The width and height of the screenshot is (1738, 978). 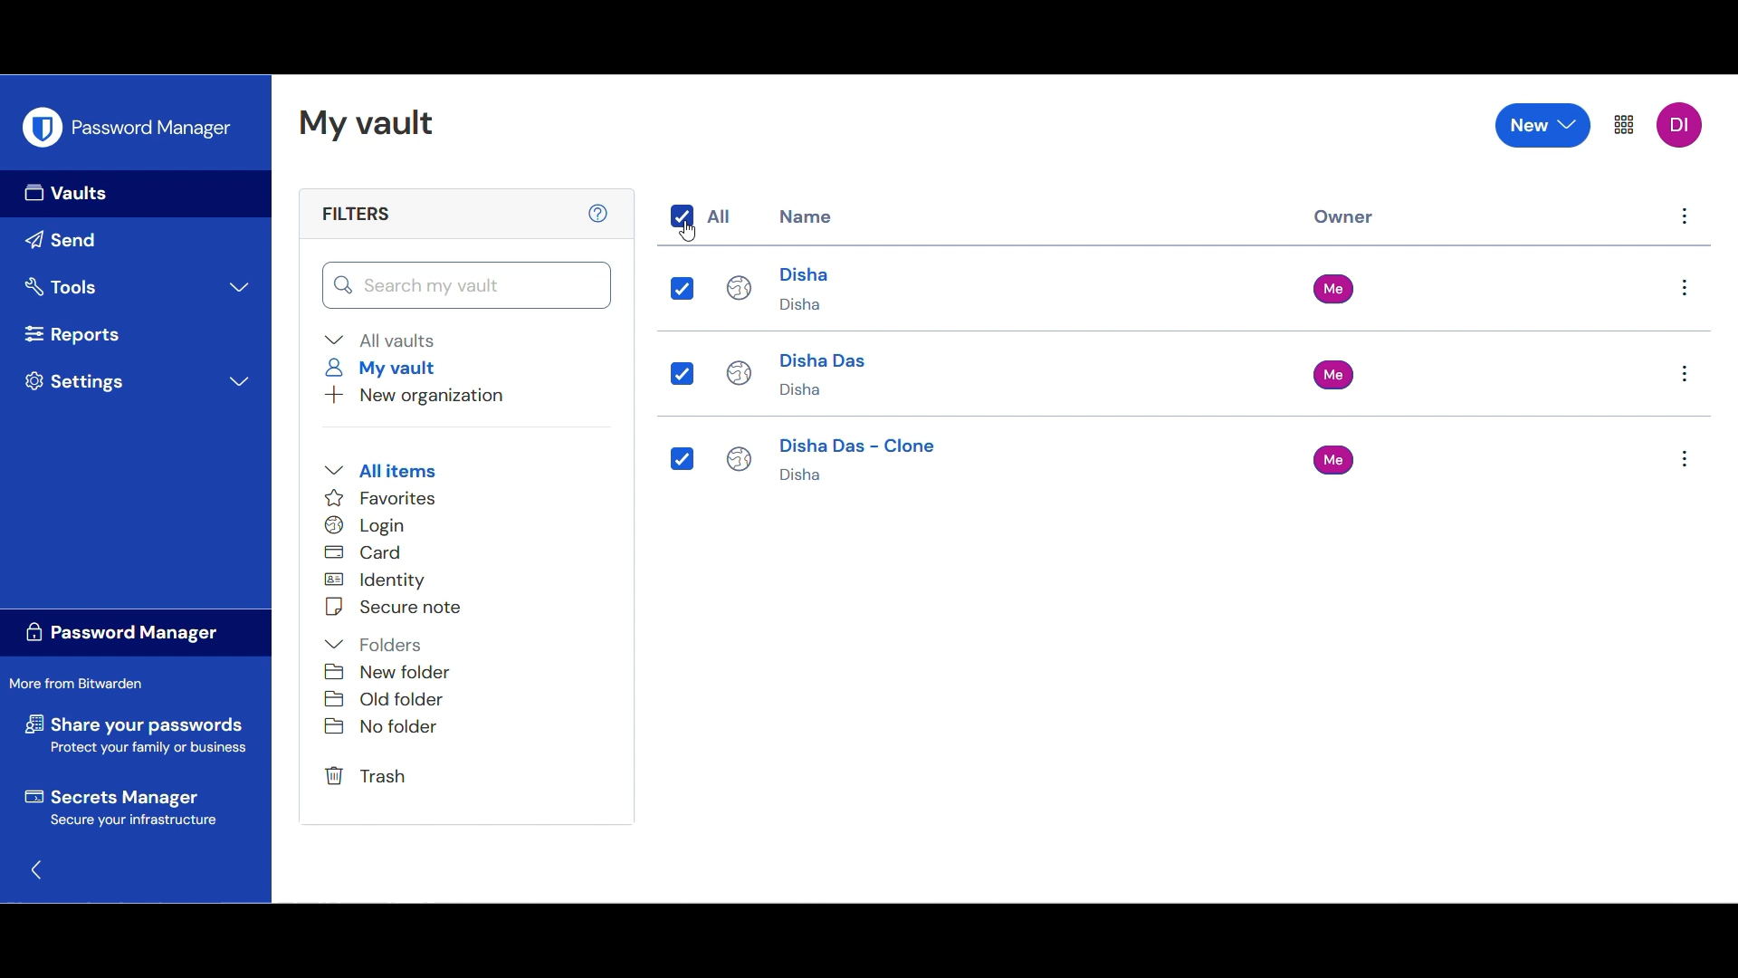 What do you see at coordinates (366, 124) in the screenshot?
I see `My vault` at bounding box center [366, 124].